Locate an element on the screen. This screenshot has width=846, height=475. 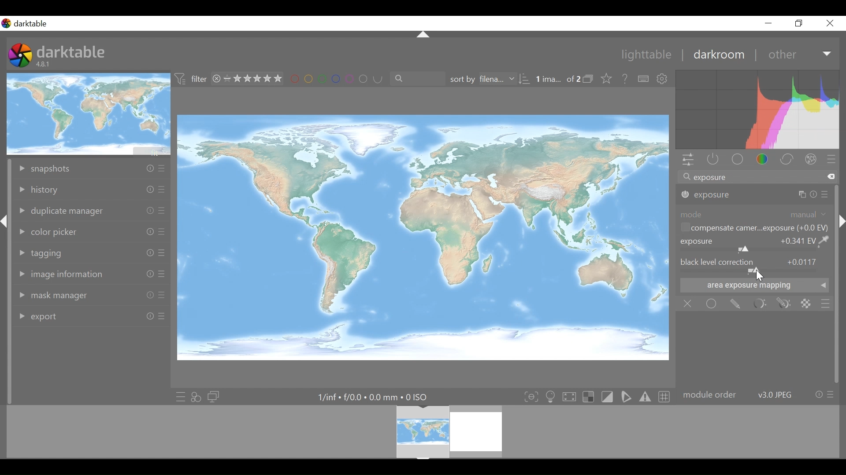
mask manager is located at coordinates (90, 295).